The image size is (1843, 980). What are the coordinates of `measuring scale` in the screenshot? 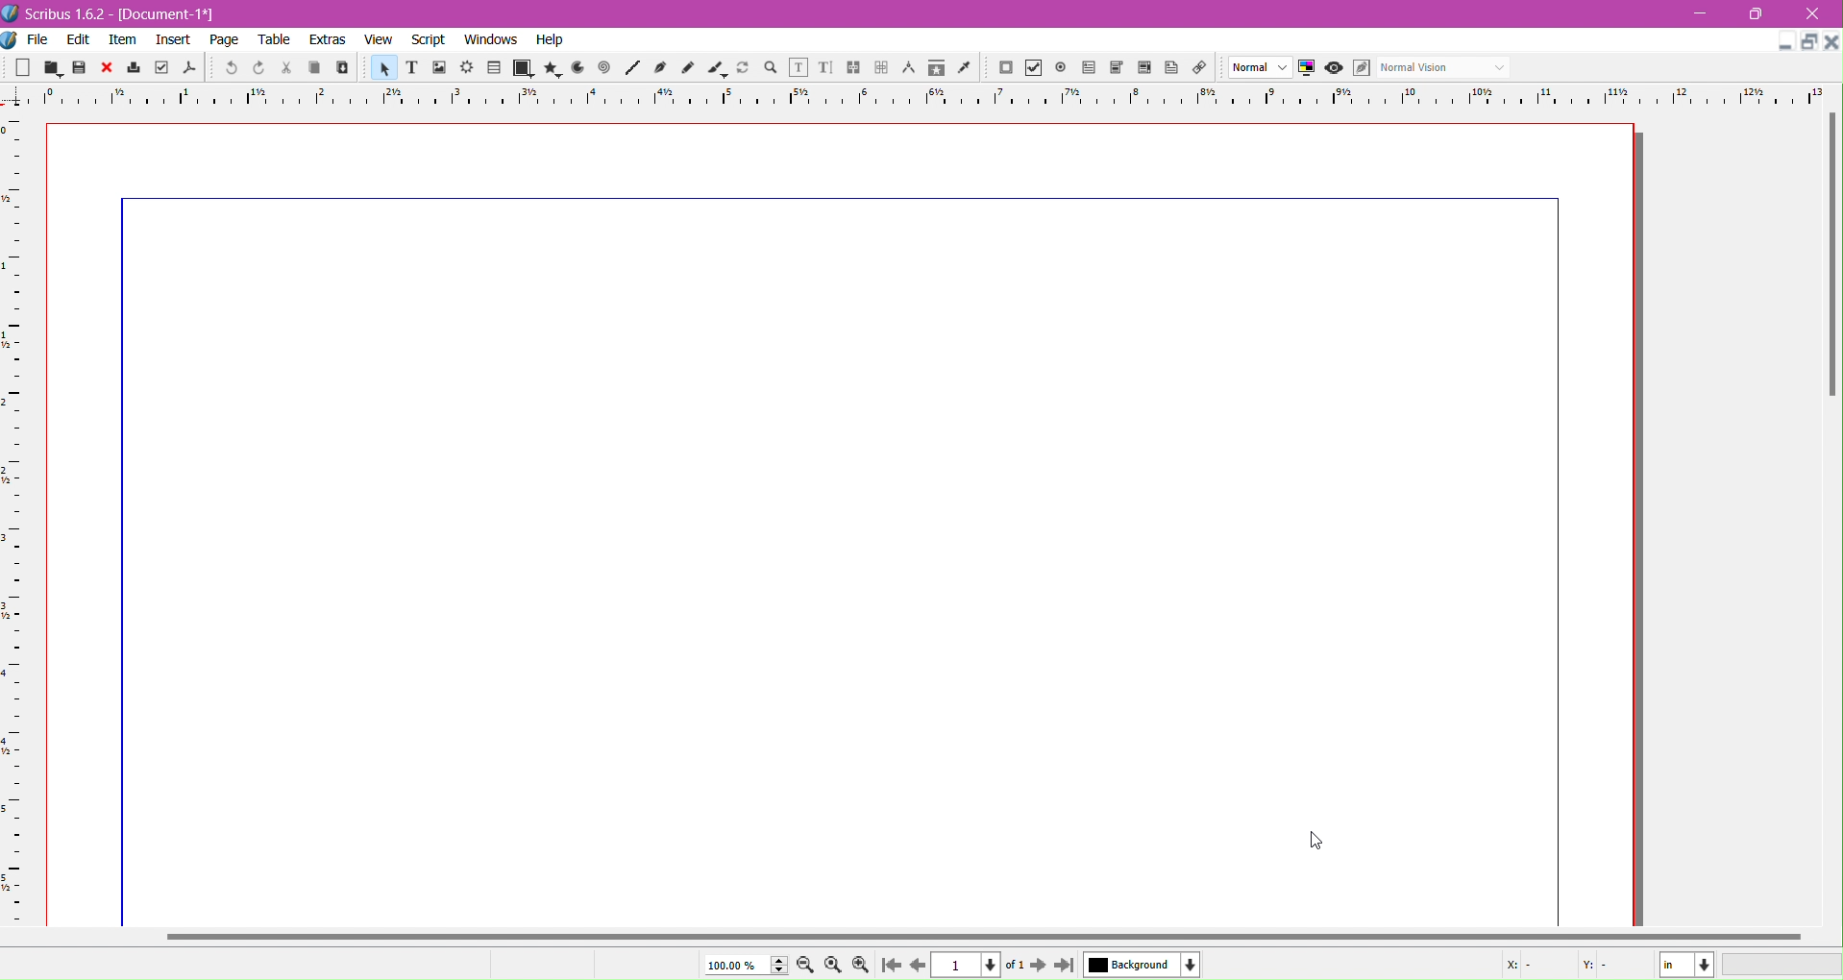 It's located at (917, 97).